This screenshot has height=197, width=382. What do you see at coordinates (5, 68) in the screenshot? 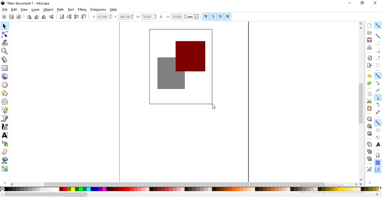
I see `create rectangle and squares` at bounding box center [5, 68].